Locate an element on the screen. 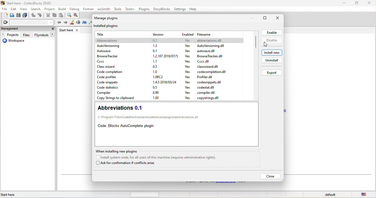  yes is located at coordinates (187, 72).